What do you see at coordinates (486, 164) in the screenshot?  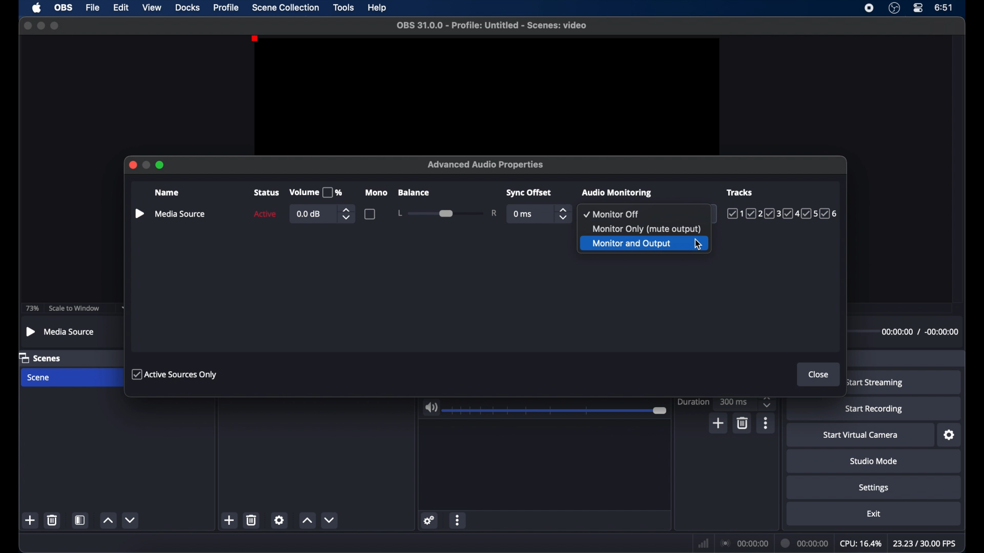 I see `advanced audio properties` at bounding box center [486, 164].